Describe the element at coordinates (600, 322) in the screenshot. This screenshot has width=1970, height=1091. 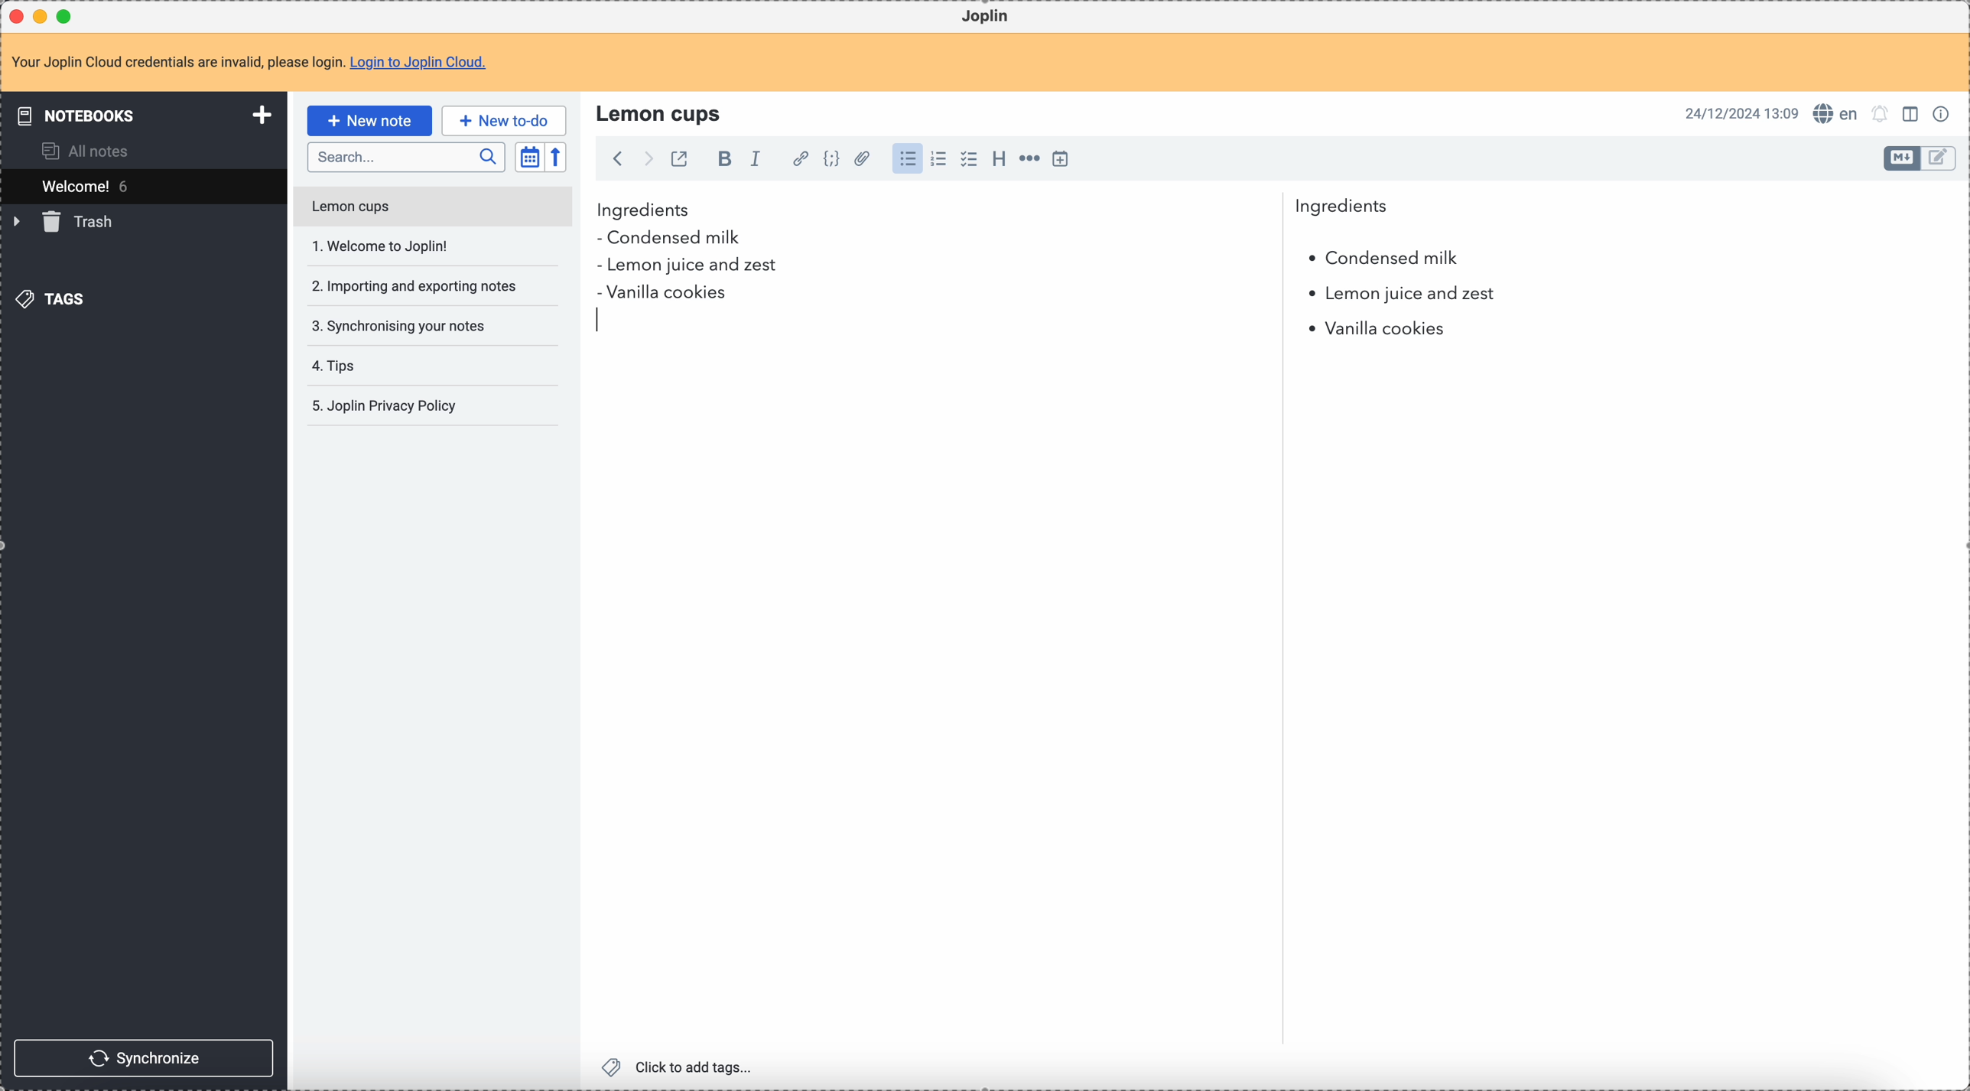
I see `remove bullet point` at that location.